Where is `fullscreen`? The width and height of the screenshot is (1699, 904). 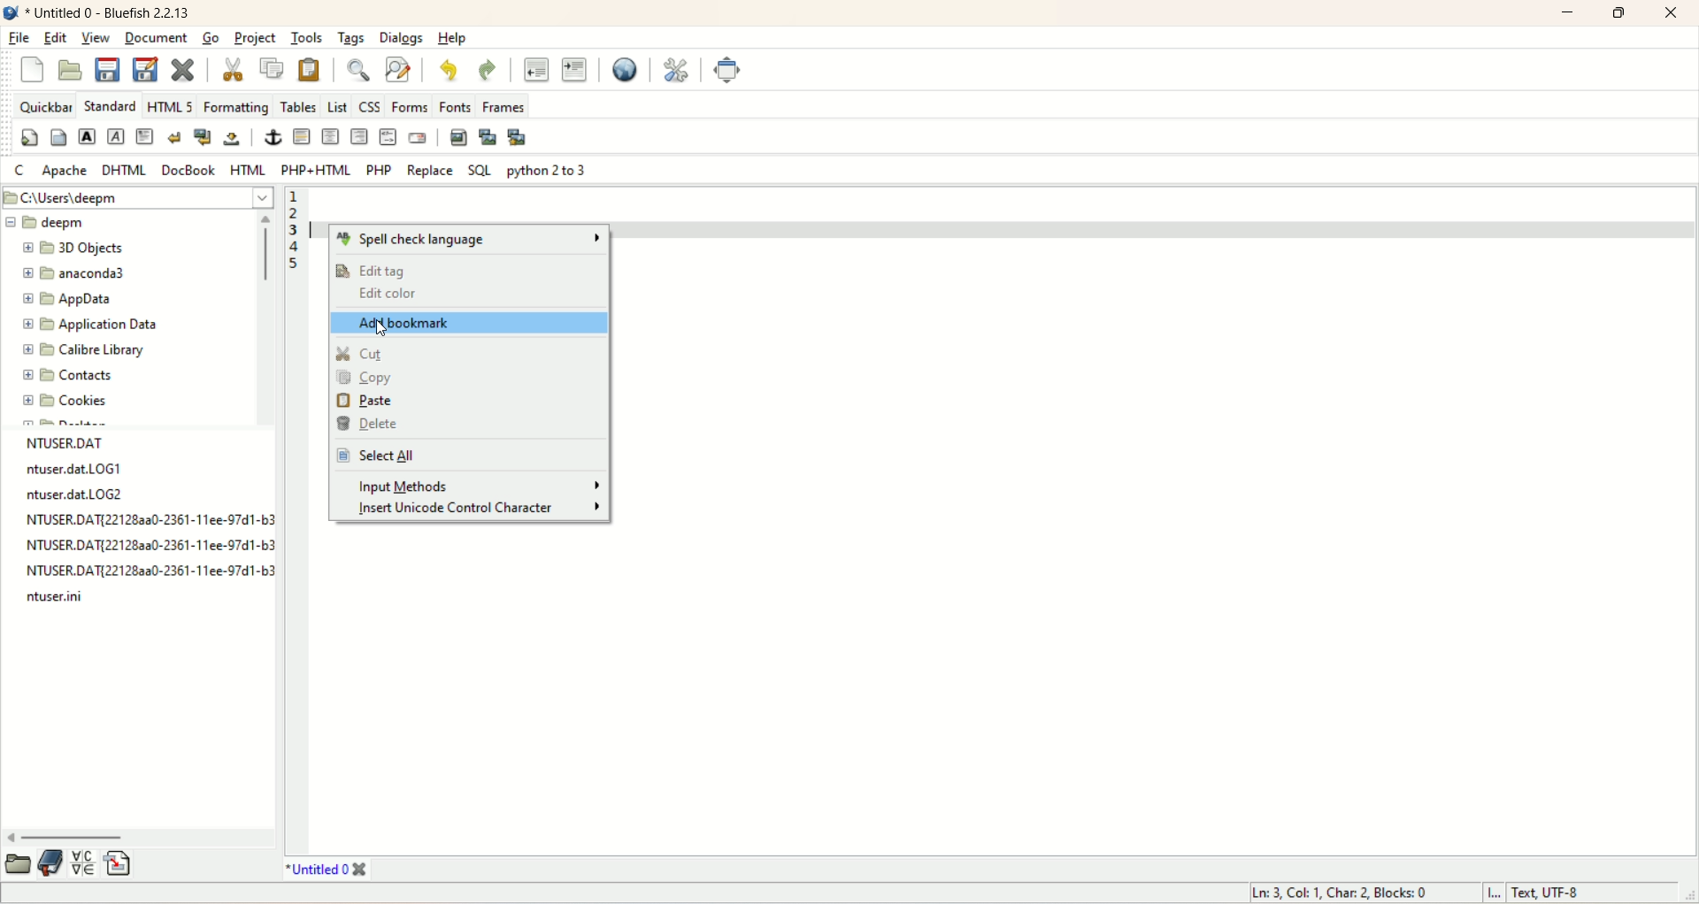
fullscreen is located at coordinates (727, 71).